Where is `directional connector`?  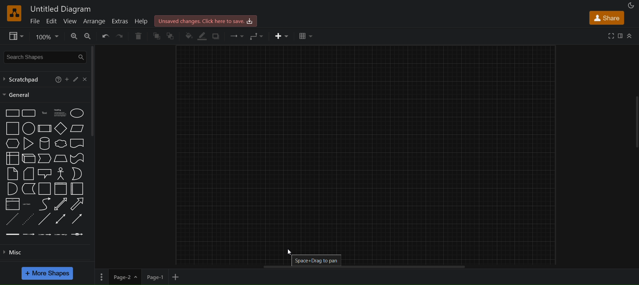 directional connector is located at coordinates (77, 219).